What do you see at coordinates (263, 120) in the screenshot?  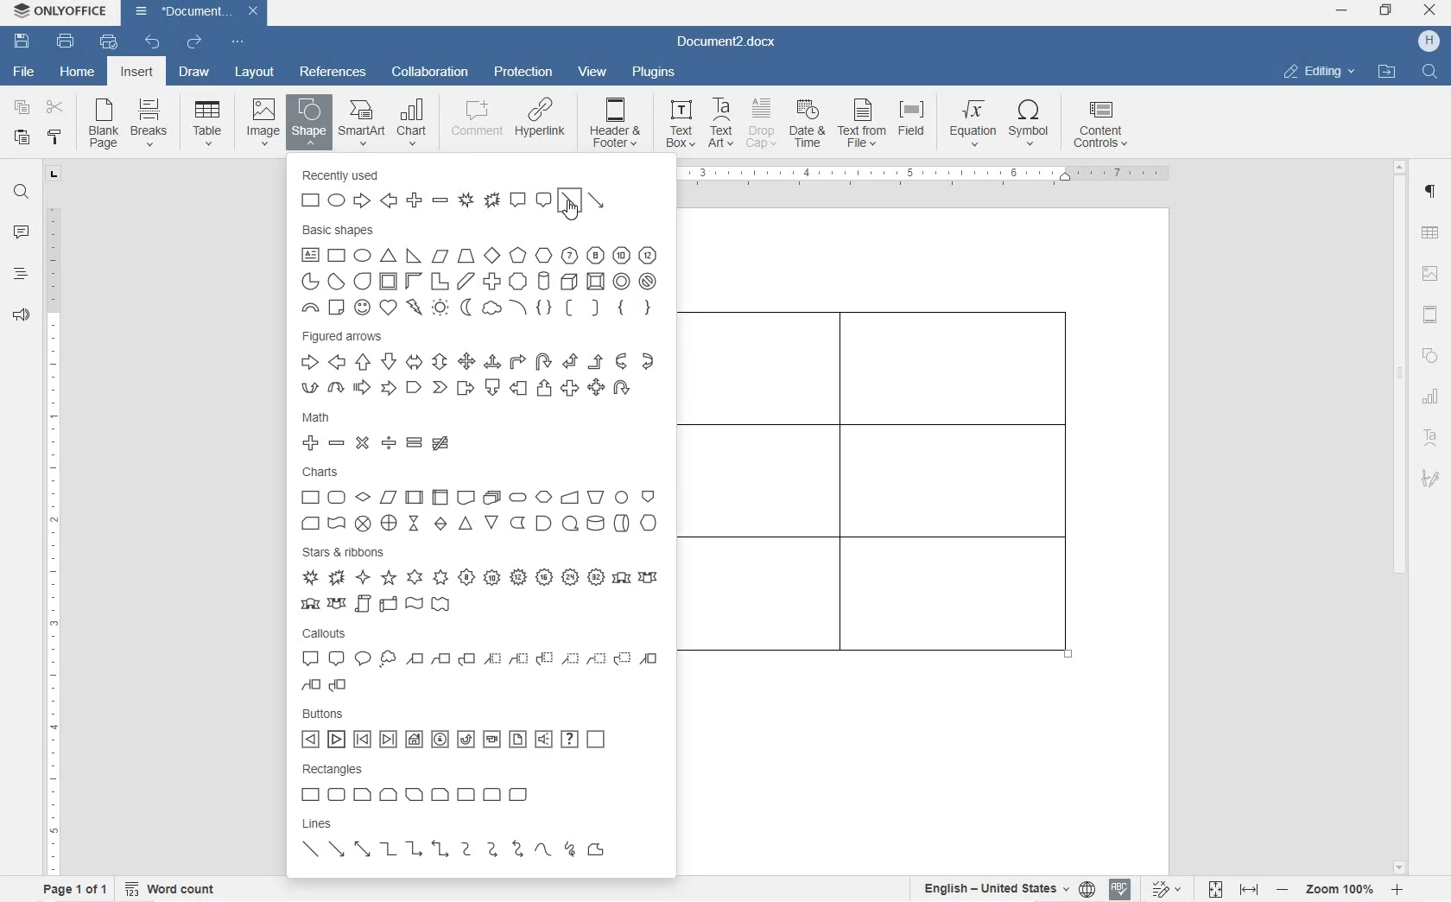 I see `insert image` at bounding box center [263, 120].